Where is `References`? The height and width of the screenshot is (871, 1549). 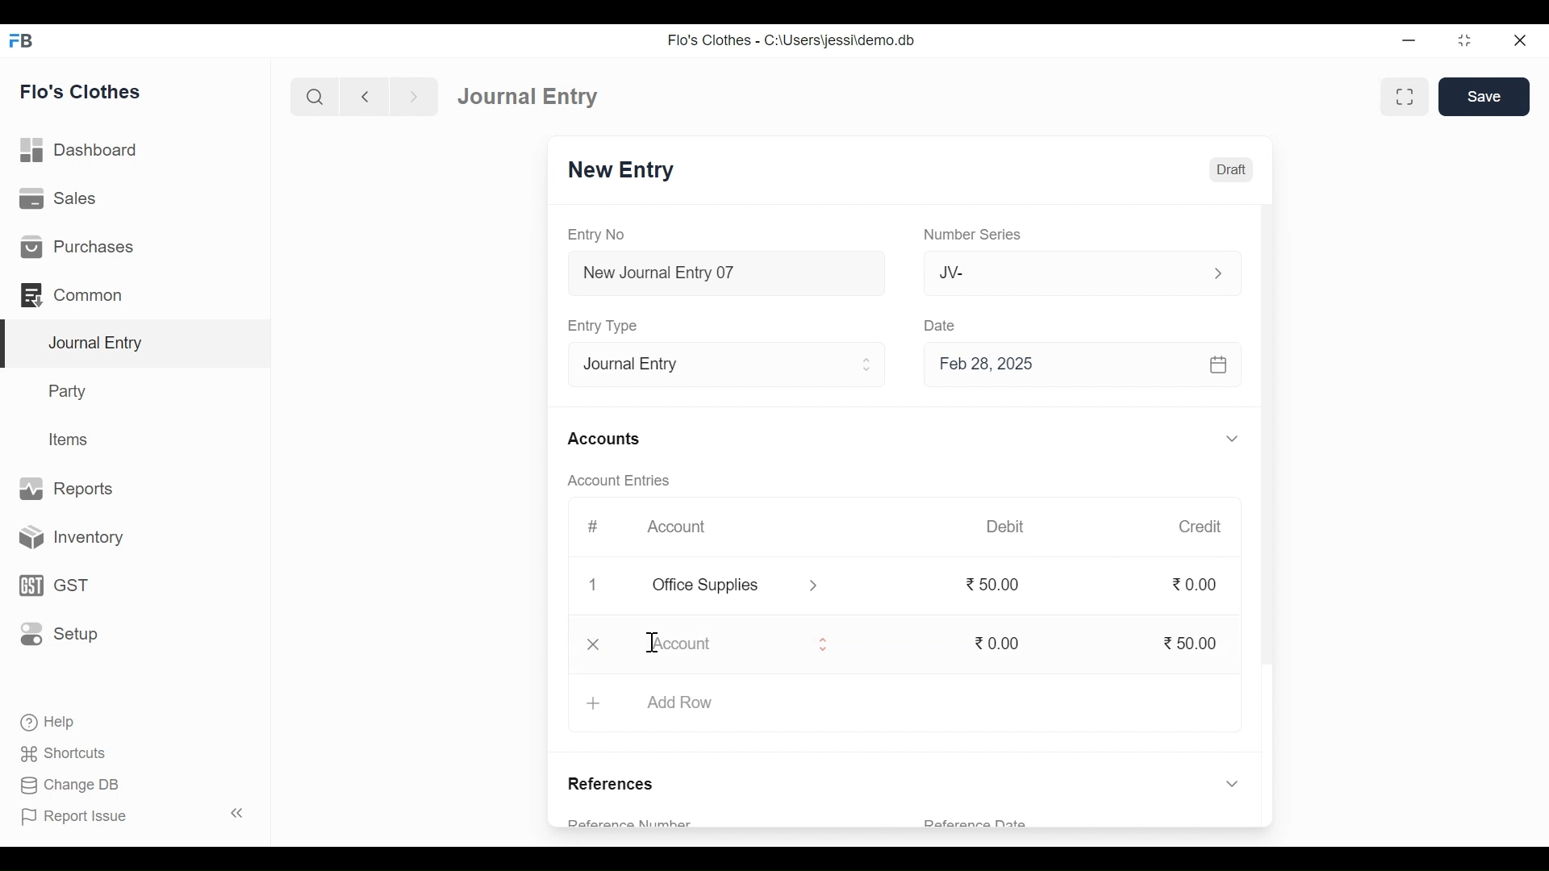 References is located at coordinates (617, 786).